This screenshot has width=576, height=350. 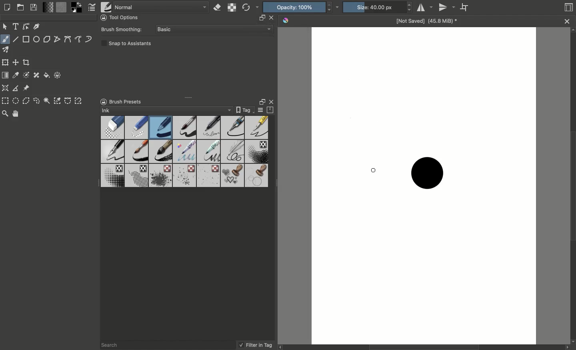 I want to click on resize, so click(x=261, y=18).